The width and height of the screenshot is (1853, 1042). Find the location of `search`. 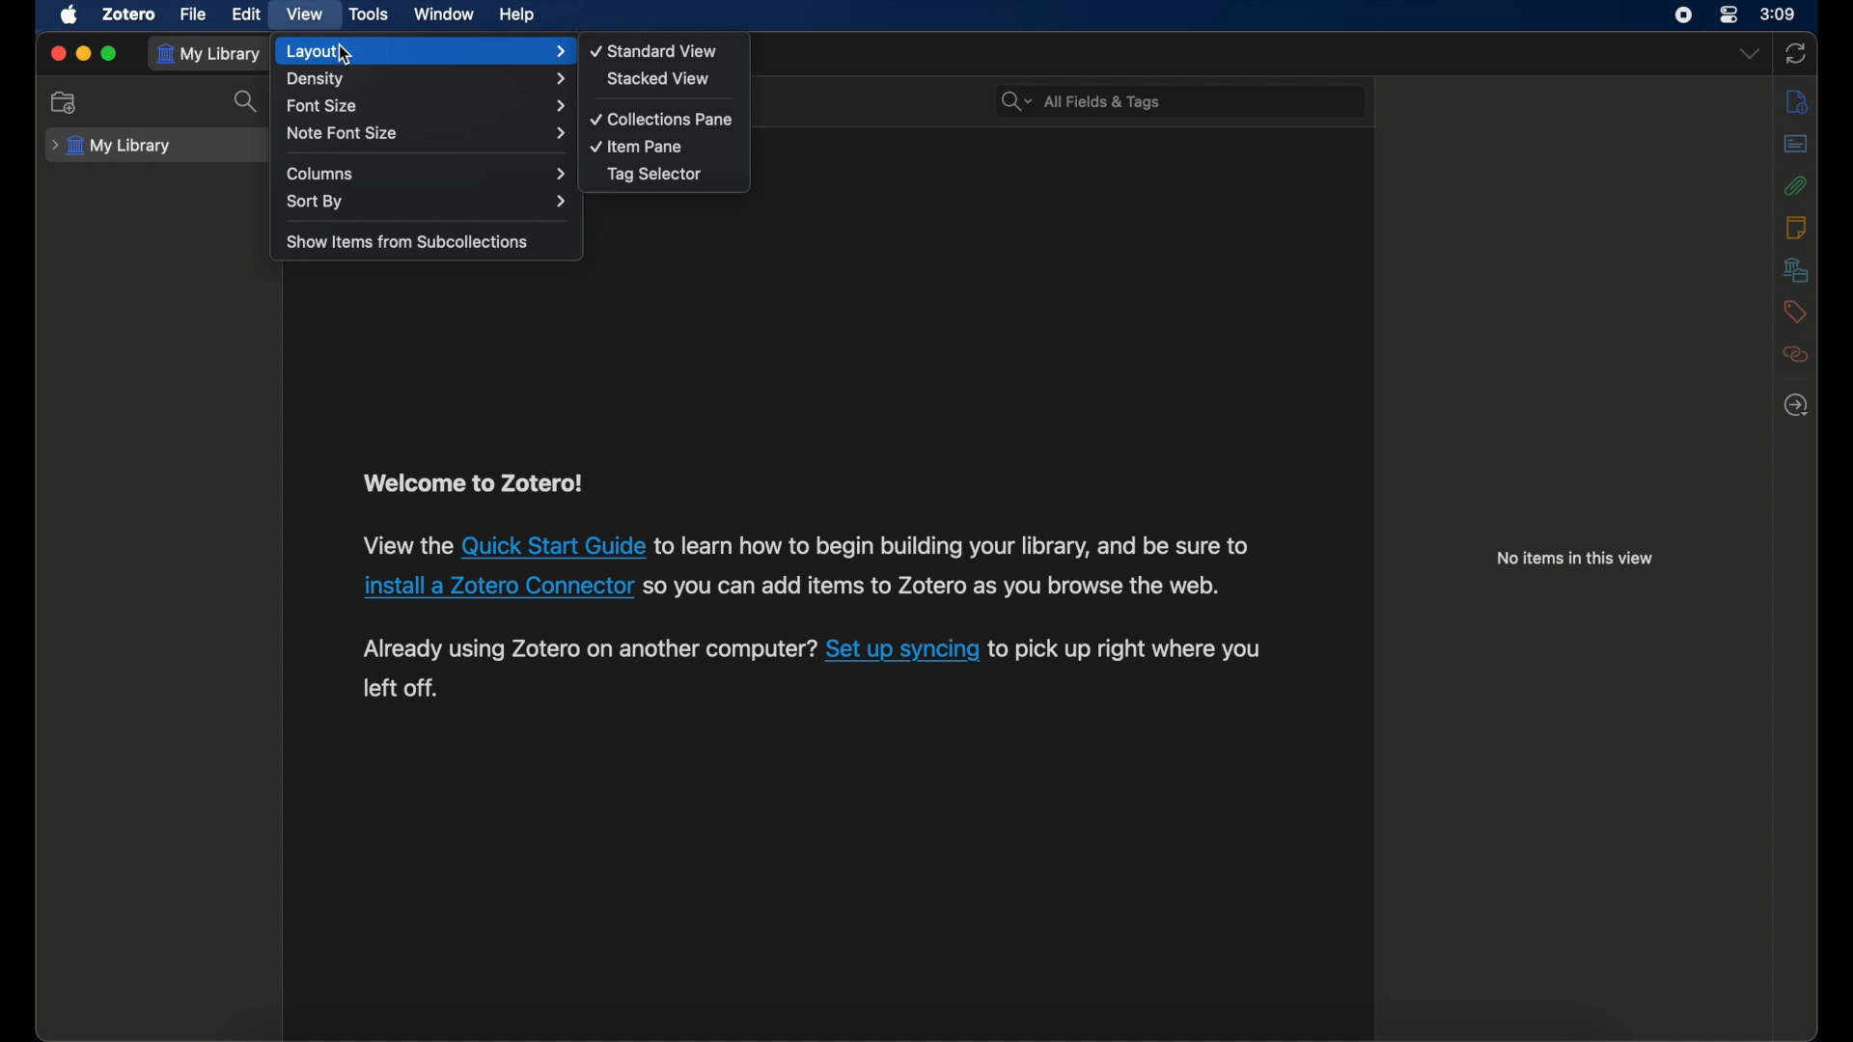

search is located at coordinates (1083, 101).